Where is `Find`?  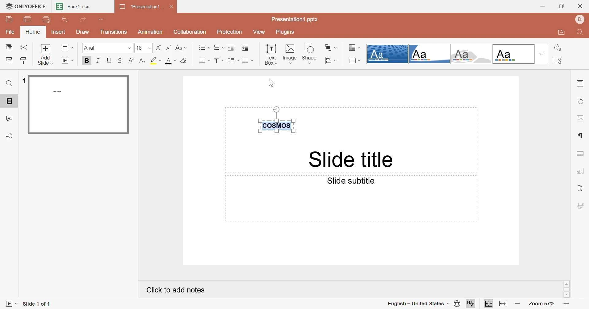
Find is located at coordinates (581, 33).